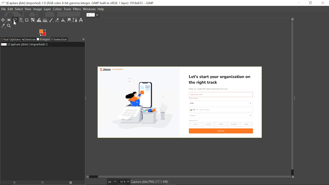 Image resolution: width=329 pixels, height=185 pixels. I want to click on Clone tool, so click(63, 21).